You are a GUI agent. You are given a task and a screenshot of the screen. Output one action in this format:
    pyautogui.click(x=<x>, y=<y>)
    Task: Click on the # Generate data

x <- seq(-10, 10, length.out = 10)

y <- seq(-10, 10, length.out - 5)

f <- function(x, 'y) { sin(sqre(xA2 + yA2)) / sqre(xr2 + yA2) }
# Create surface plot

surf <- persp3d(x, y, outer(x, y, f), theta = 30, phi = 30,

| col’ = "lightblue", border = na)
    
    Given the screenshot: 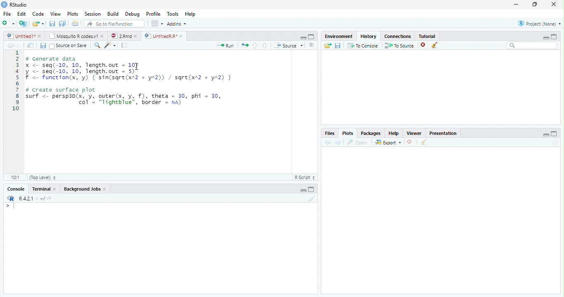 What is the action you would take?
    pyautogui.click(x=131, y=84)
    